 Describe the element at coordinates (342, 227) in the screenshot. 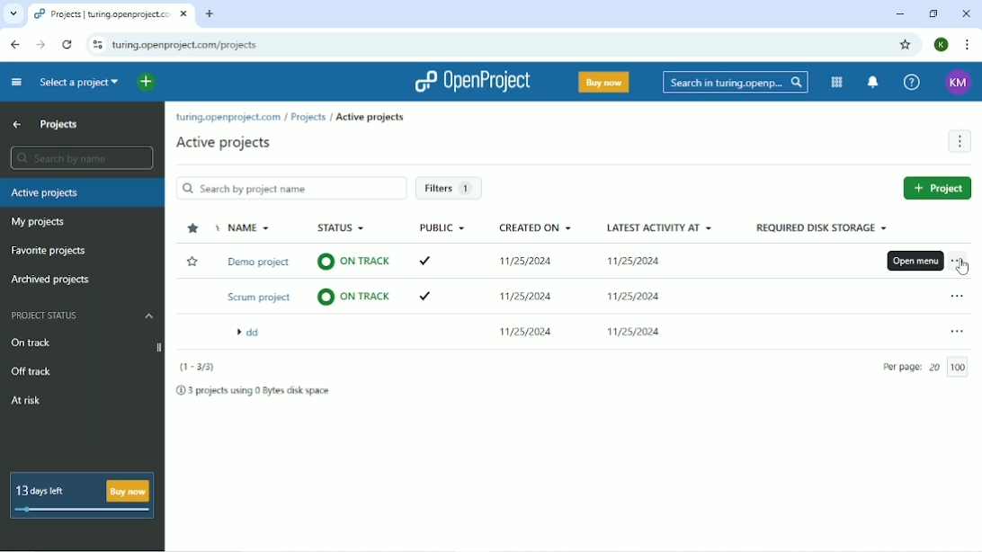

I see `Status` at that location.